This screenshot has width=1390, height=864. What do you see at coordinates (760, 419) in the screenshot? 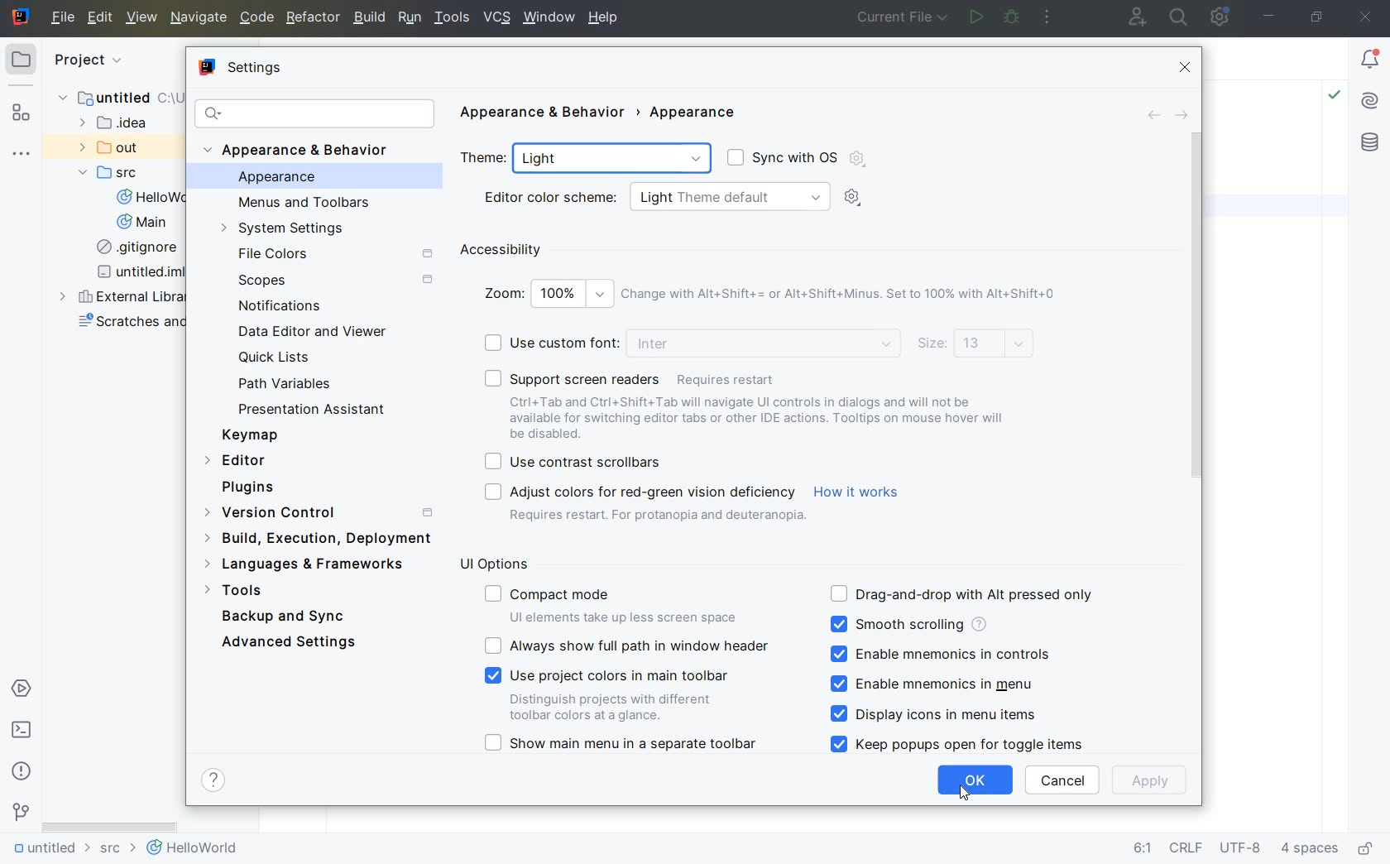
I see `(Information on support system)Ctri+Tab and Ctri+Shift+Tab will navigate Ul controls in dialogs and will not beavailable for switching editor tabs or other IDE actions. Tooltips on mouse hover willhe dicabled.` at bounding box center [760, 419].